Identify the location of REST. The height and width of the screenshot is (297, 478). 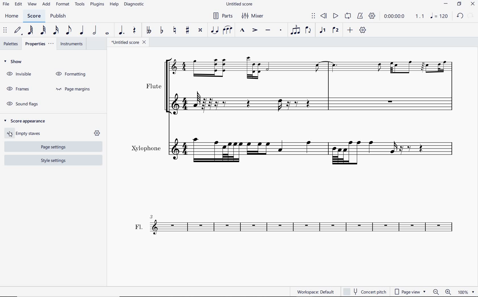
(135, 30).